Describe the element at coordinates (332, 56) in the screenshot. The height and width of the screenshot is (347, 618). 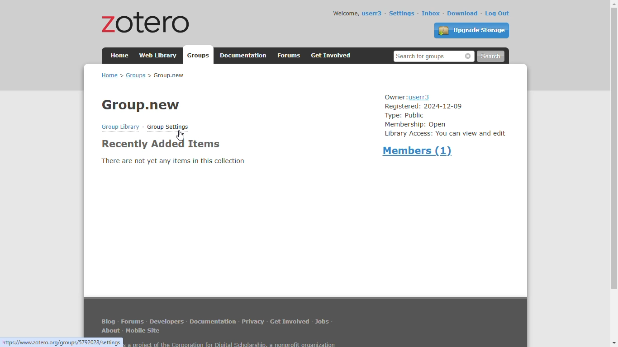
I see `get involved` at that location.